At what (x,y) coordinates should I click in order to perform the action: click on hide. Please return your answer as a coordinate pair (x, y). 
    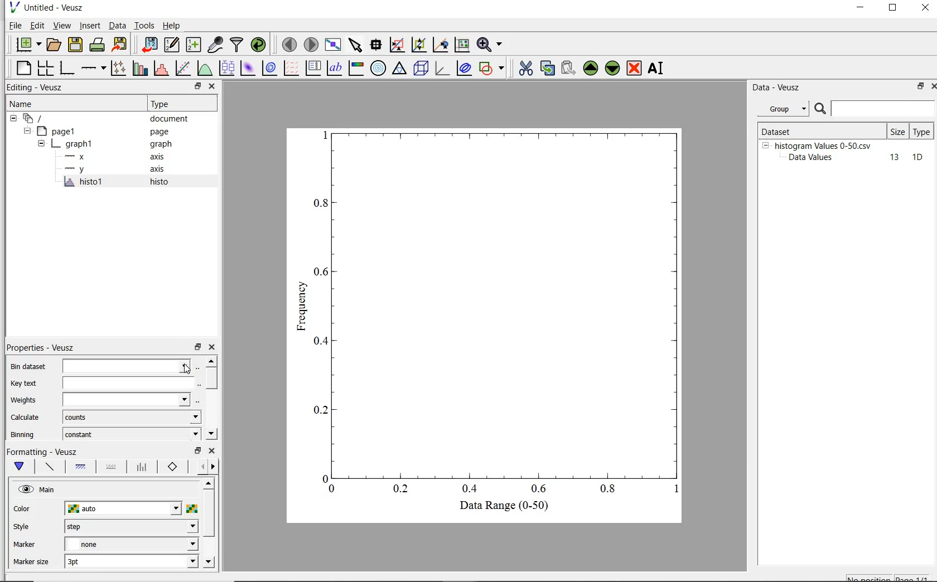
    Looking at the image, I should click on (13, 119).